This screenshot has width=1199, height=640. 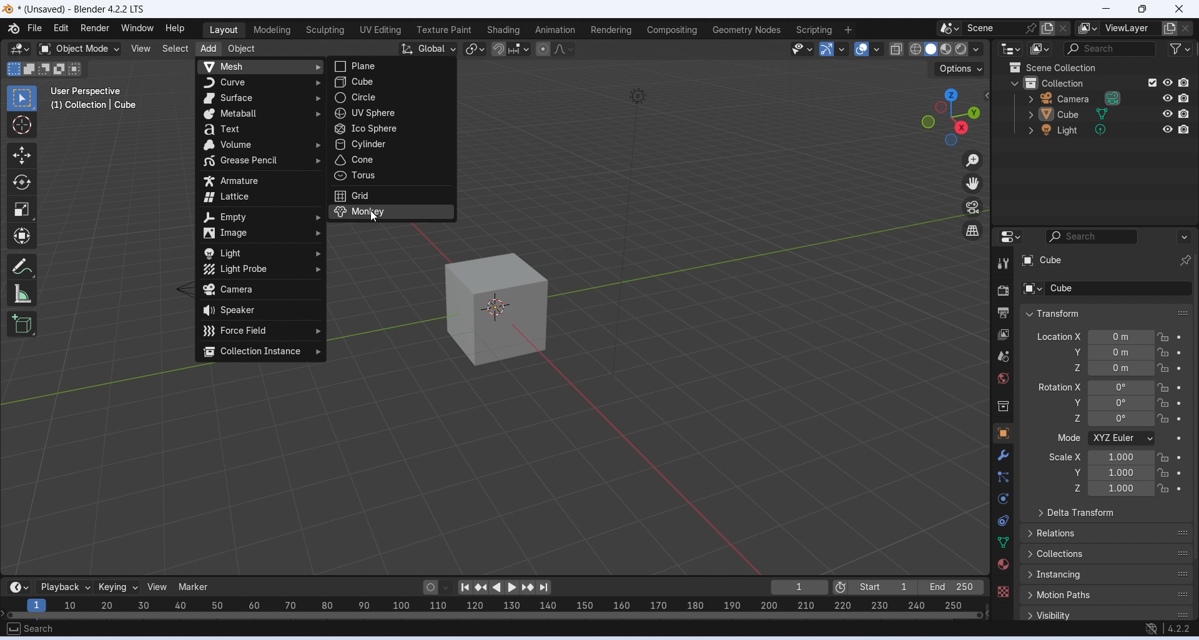 I want to click on Maximize, so click(x=1141, y=9).